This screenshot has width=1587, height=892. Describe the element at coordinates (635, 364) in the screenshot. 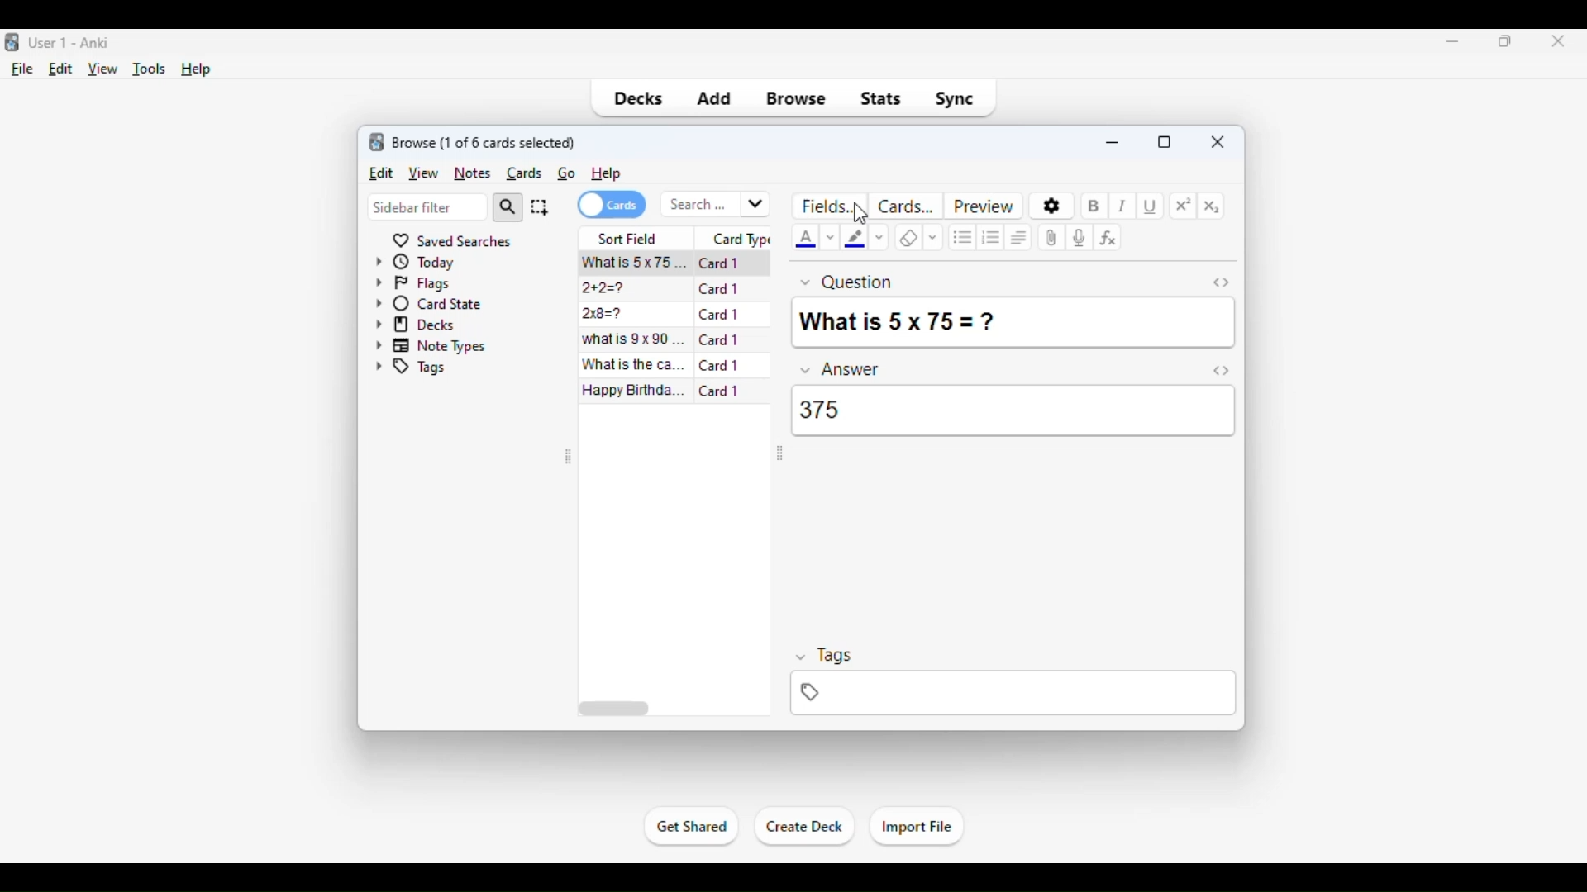

I see `what is the capital of France?` at that location.